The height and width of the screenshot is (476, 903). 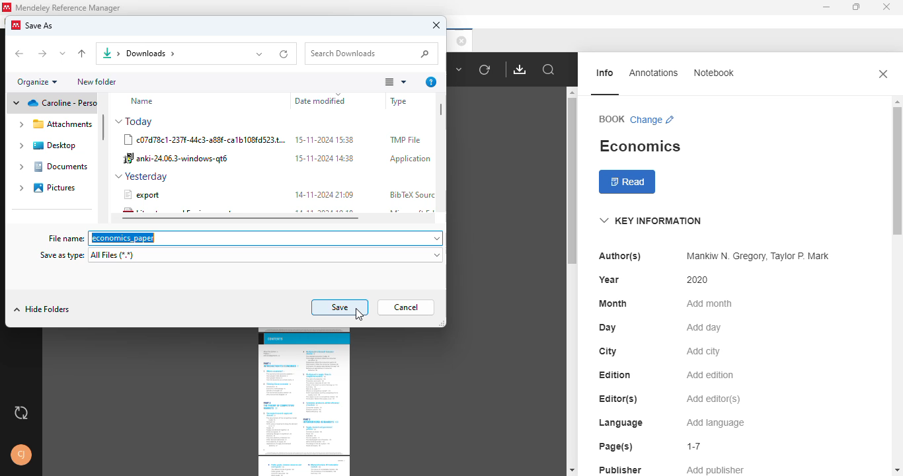 What do you see at coordinates (615, 446) in the screenshot?
I see `page(s)` at bounding box center [615, 446].